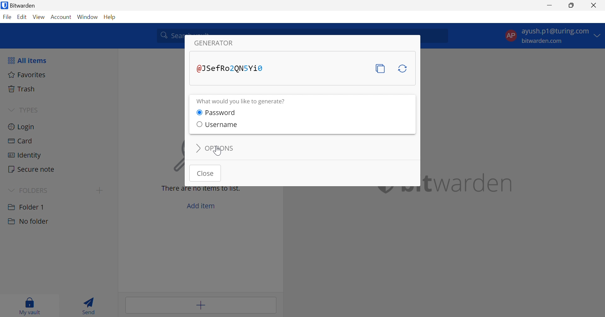 Image resolution: width=605 pixels, height=317 pixels. What do you see at coordinates (20, 141) in the screenshot?
I see `Card` at bounding box center [20, 141].